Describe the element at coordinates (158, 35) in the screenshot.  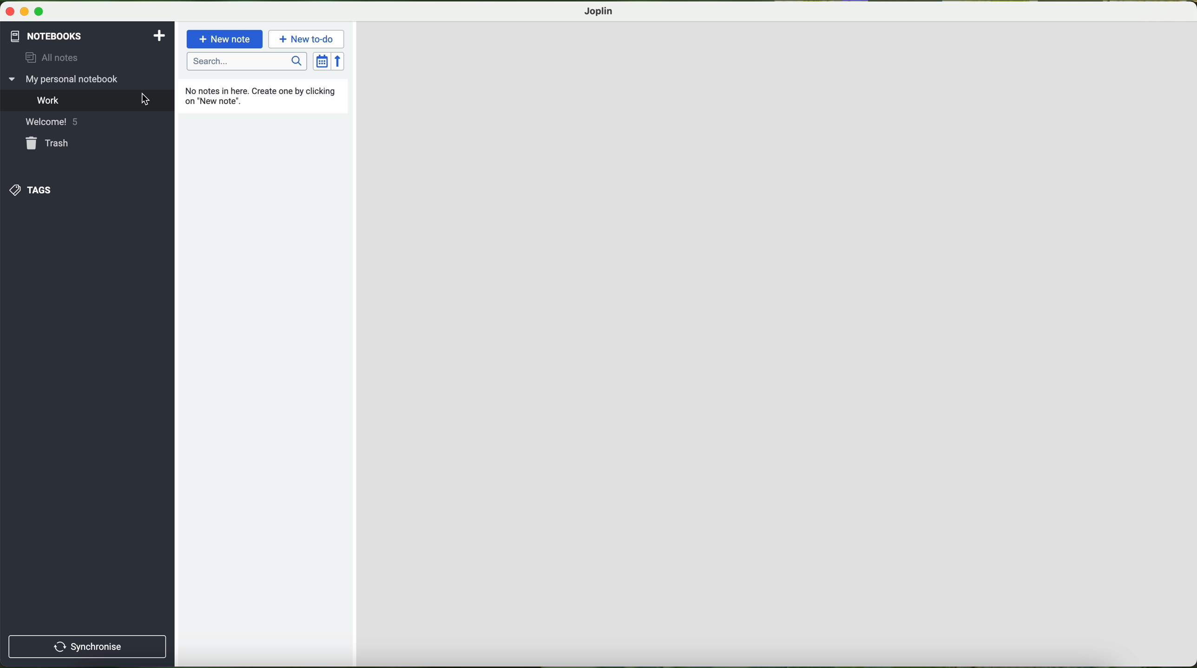
I see `add notebooks` at that location.